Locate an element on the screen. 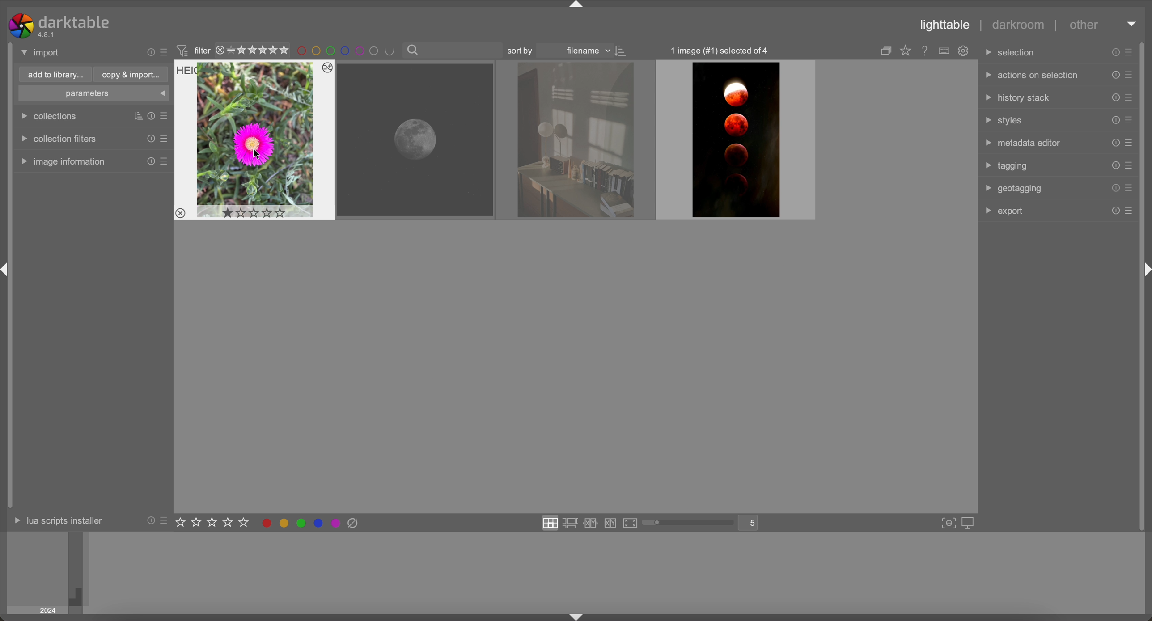 The width and height of the screenshot is (1152, 621). geotagging tab is located at coordinates (1012, 189).